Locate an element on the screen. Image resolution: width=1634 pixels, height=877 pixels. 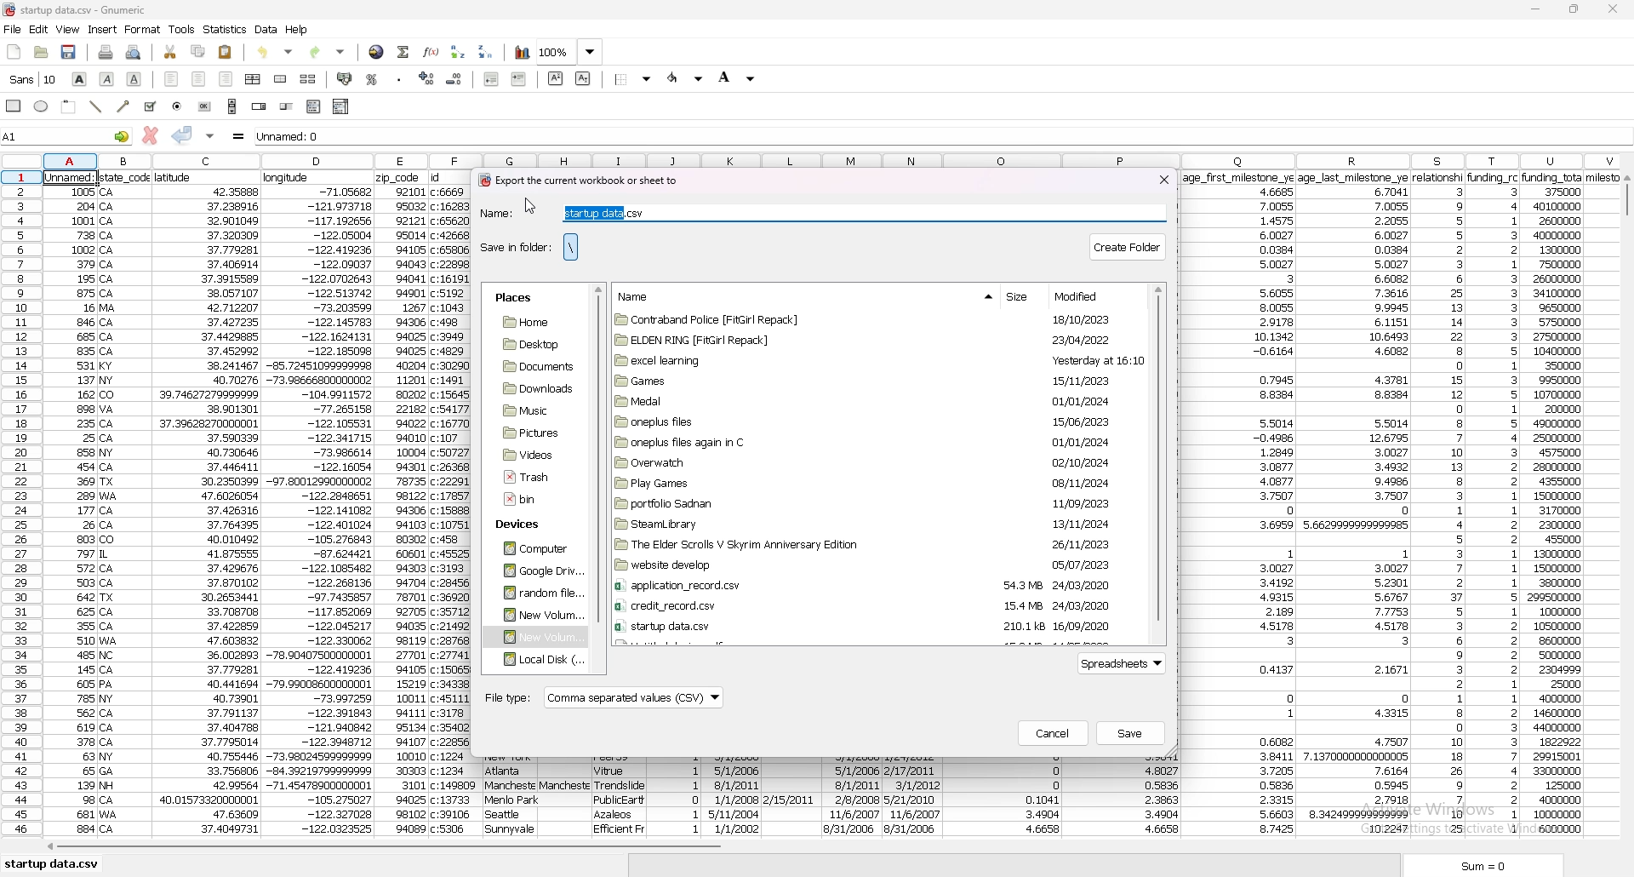
folder is located at coordinates (867, 586).